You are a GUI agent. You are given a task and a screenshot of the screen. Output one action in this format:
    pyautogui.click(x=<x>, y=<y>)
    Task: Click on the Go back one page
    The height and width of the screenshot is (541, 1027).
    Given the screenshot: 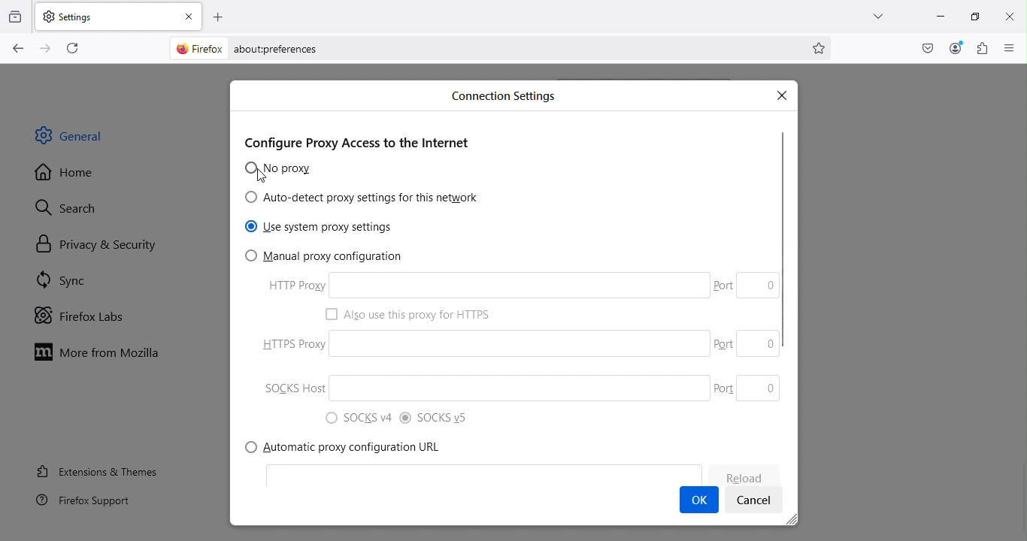 What is the action you would take?
    pyautogui.click(x=18, y=49)
    